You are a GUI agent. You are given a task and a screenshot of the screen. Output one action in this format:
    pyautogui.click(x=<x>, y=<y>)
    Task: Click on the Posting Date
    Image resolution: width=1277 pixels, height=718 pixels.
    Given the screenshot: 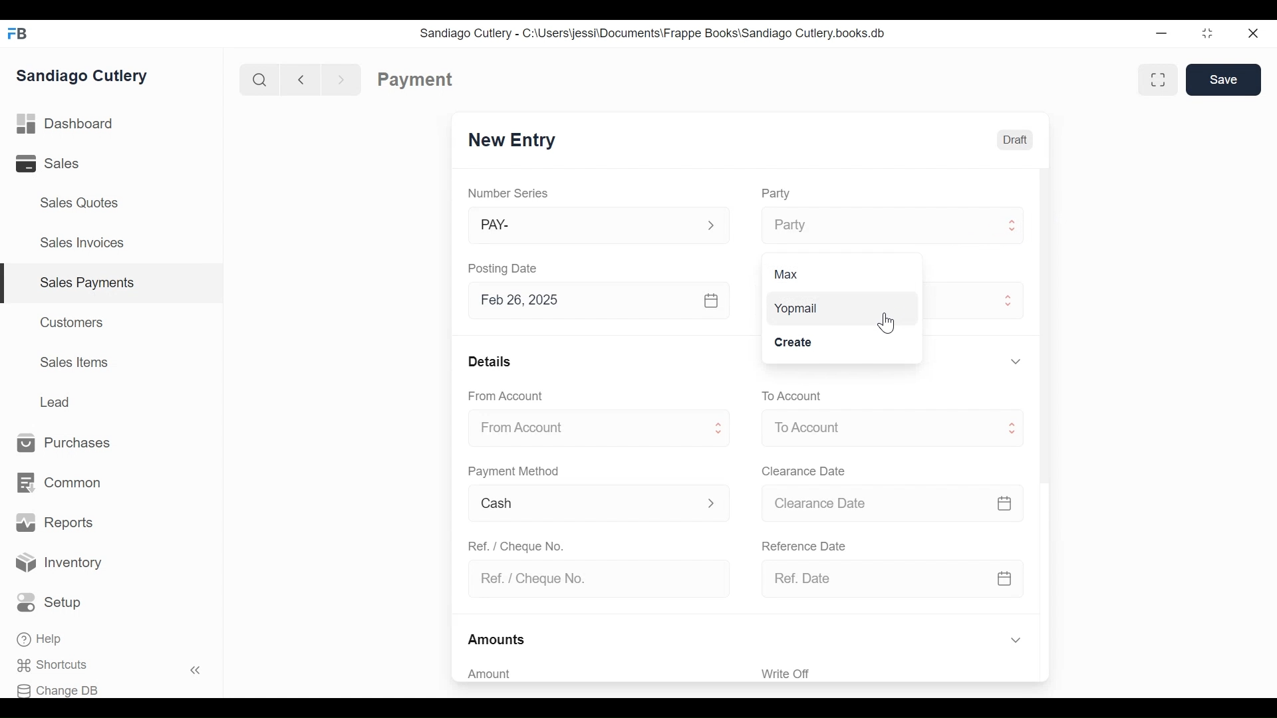 What is the action you would take?
    pyautogui.click(x=505, y=268)
    